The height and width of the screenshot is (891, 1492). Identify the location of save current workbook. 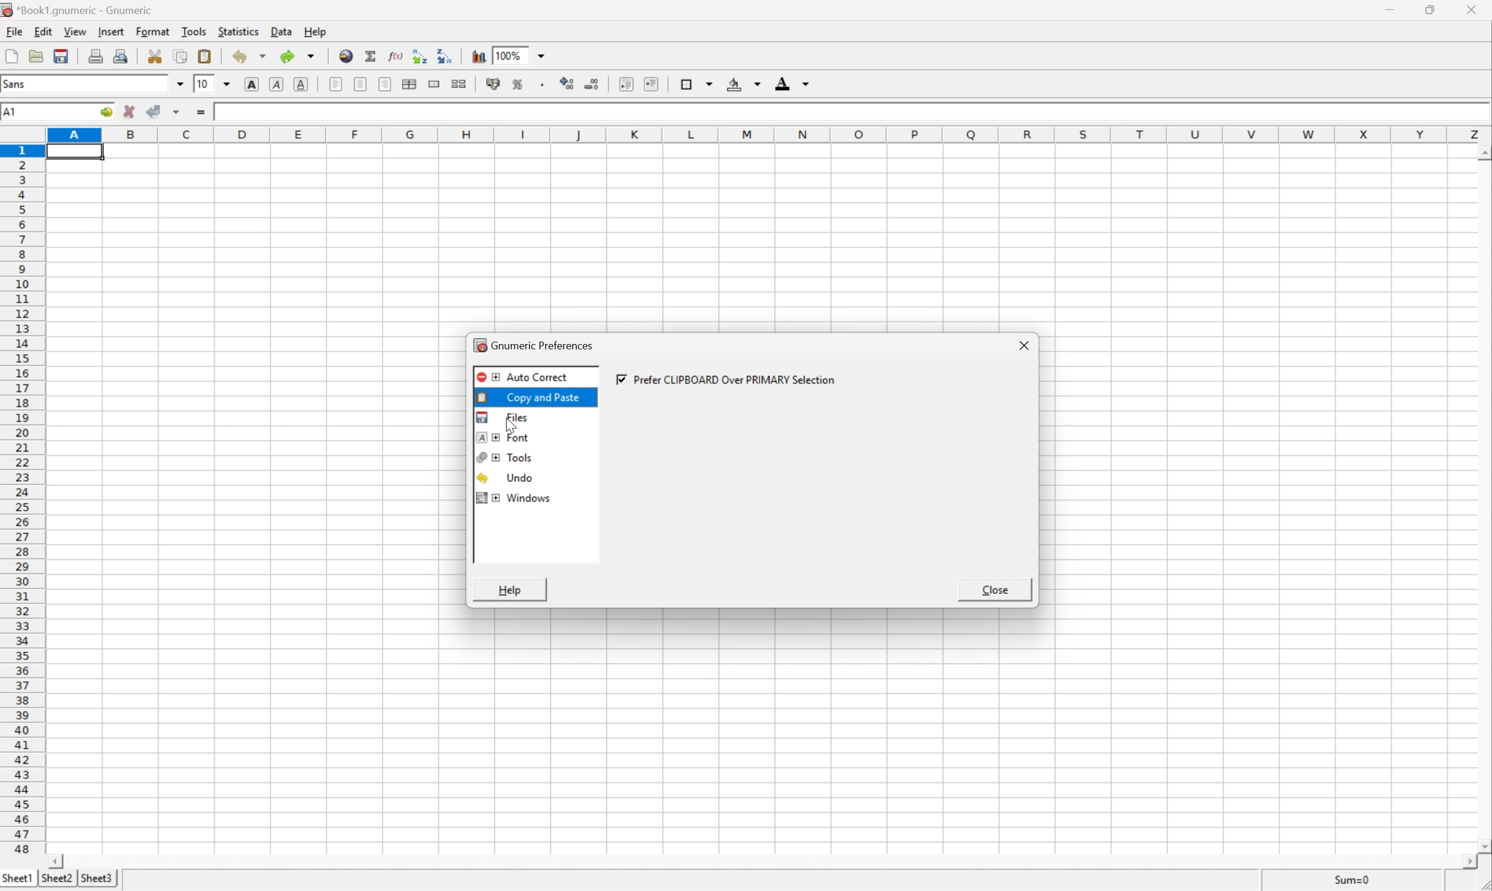
(62, 56).